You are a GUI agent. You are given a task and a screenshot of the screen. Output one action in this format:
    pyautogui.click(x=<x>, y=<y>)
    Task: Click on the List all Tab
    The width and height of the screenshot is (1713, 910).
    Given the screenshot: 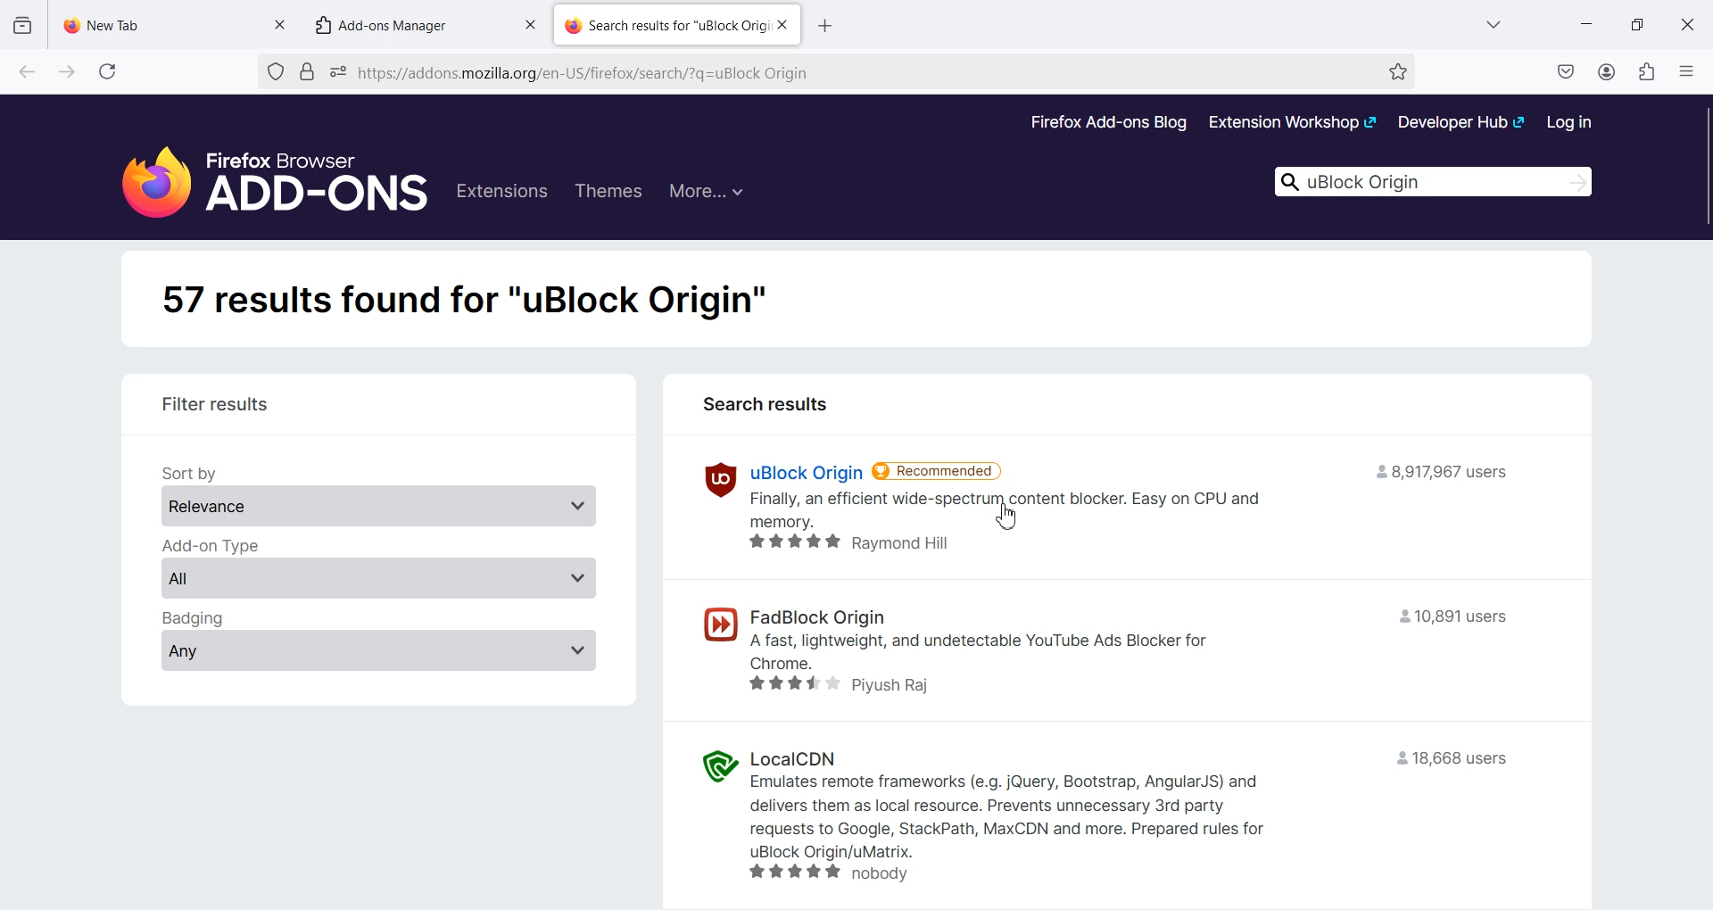 What is the action you would take?
    pyautogui.click(x=1492, y=24)
    